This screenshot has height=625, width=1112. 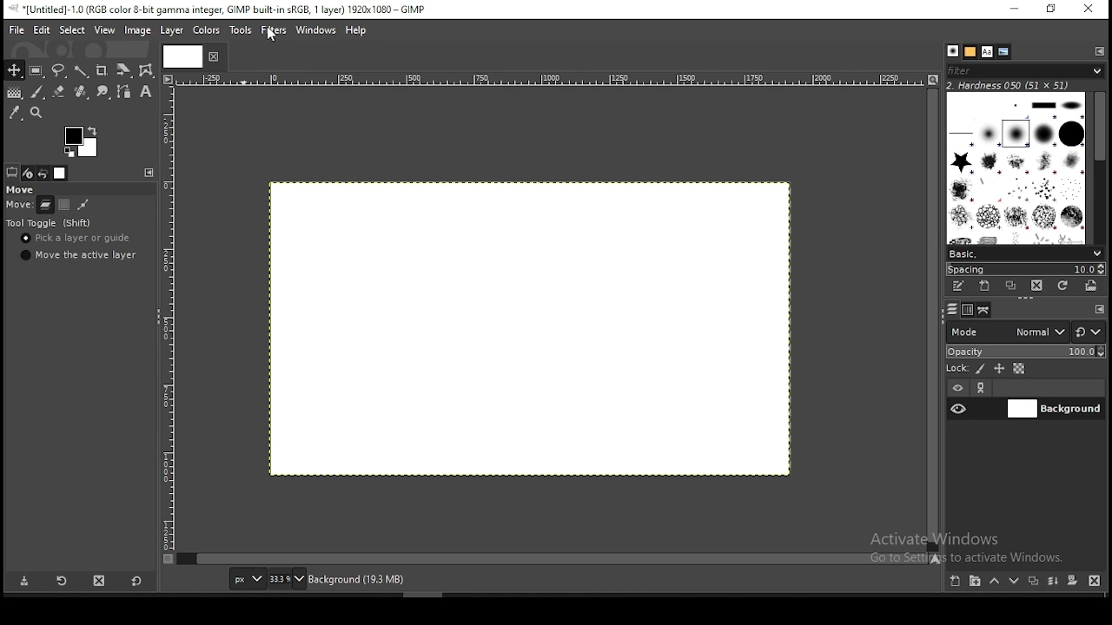 What do you see at coordinates (1016, 10) in the screenshot?
I see `minimize` at bounding box center [1016, 10].